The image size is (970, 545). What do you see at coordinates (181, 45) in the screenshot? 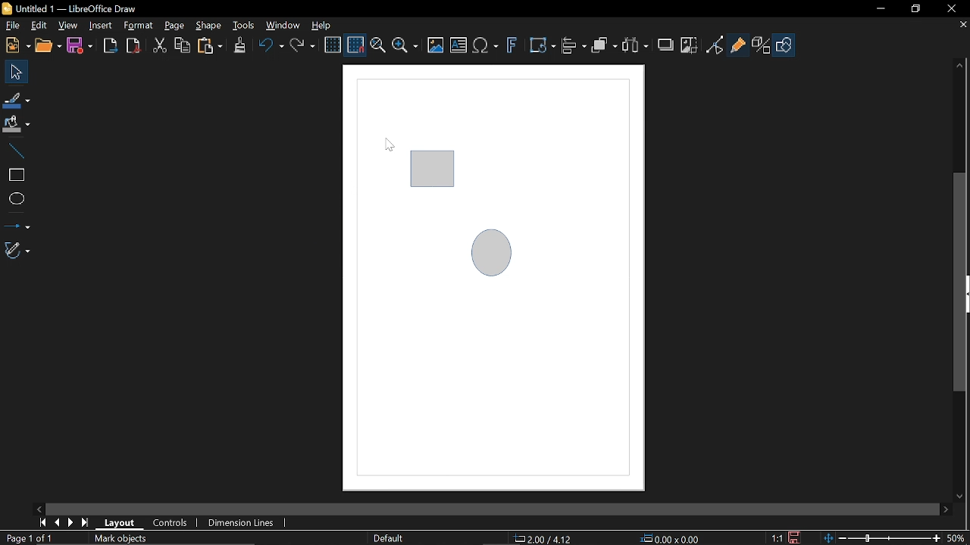
I see `Copy` at bounding box center [181, 45].